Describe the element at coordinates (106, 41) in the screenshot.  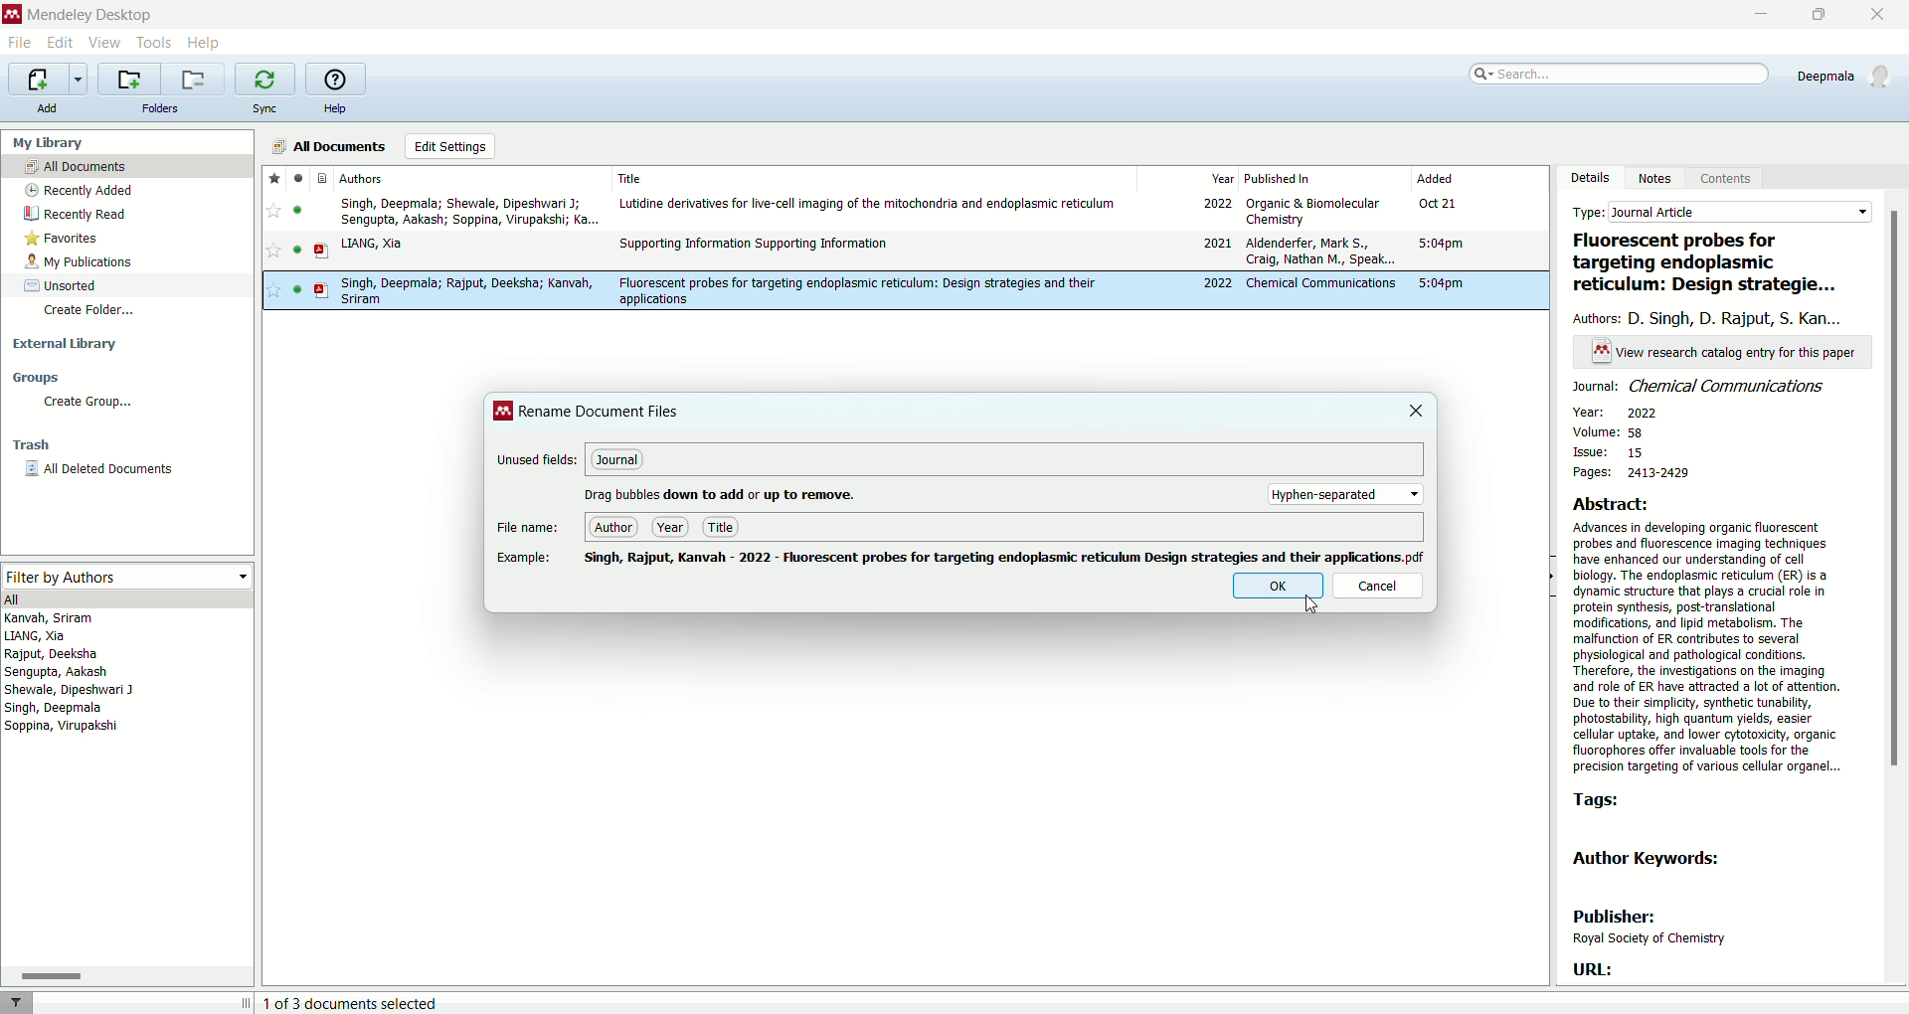
I see `view` at that location.